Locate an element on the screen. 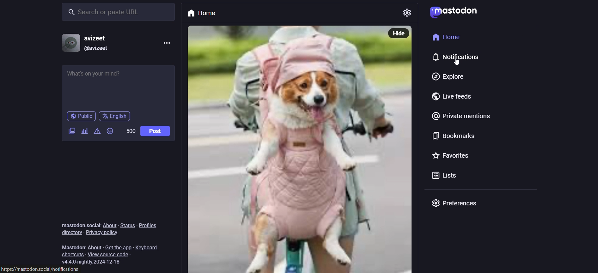 This screenshot has height=273, width=598. live feeds is located at coordinates (455, 98).